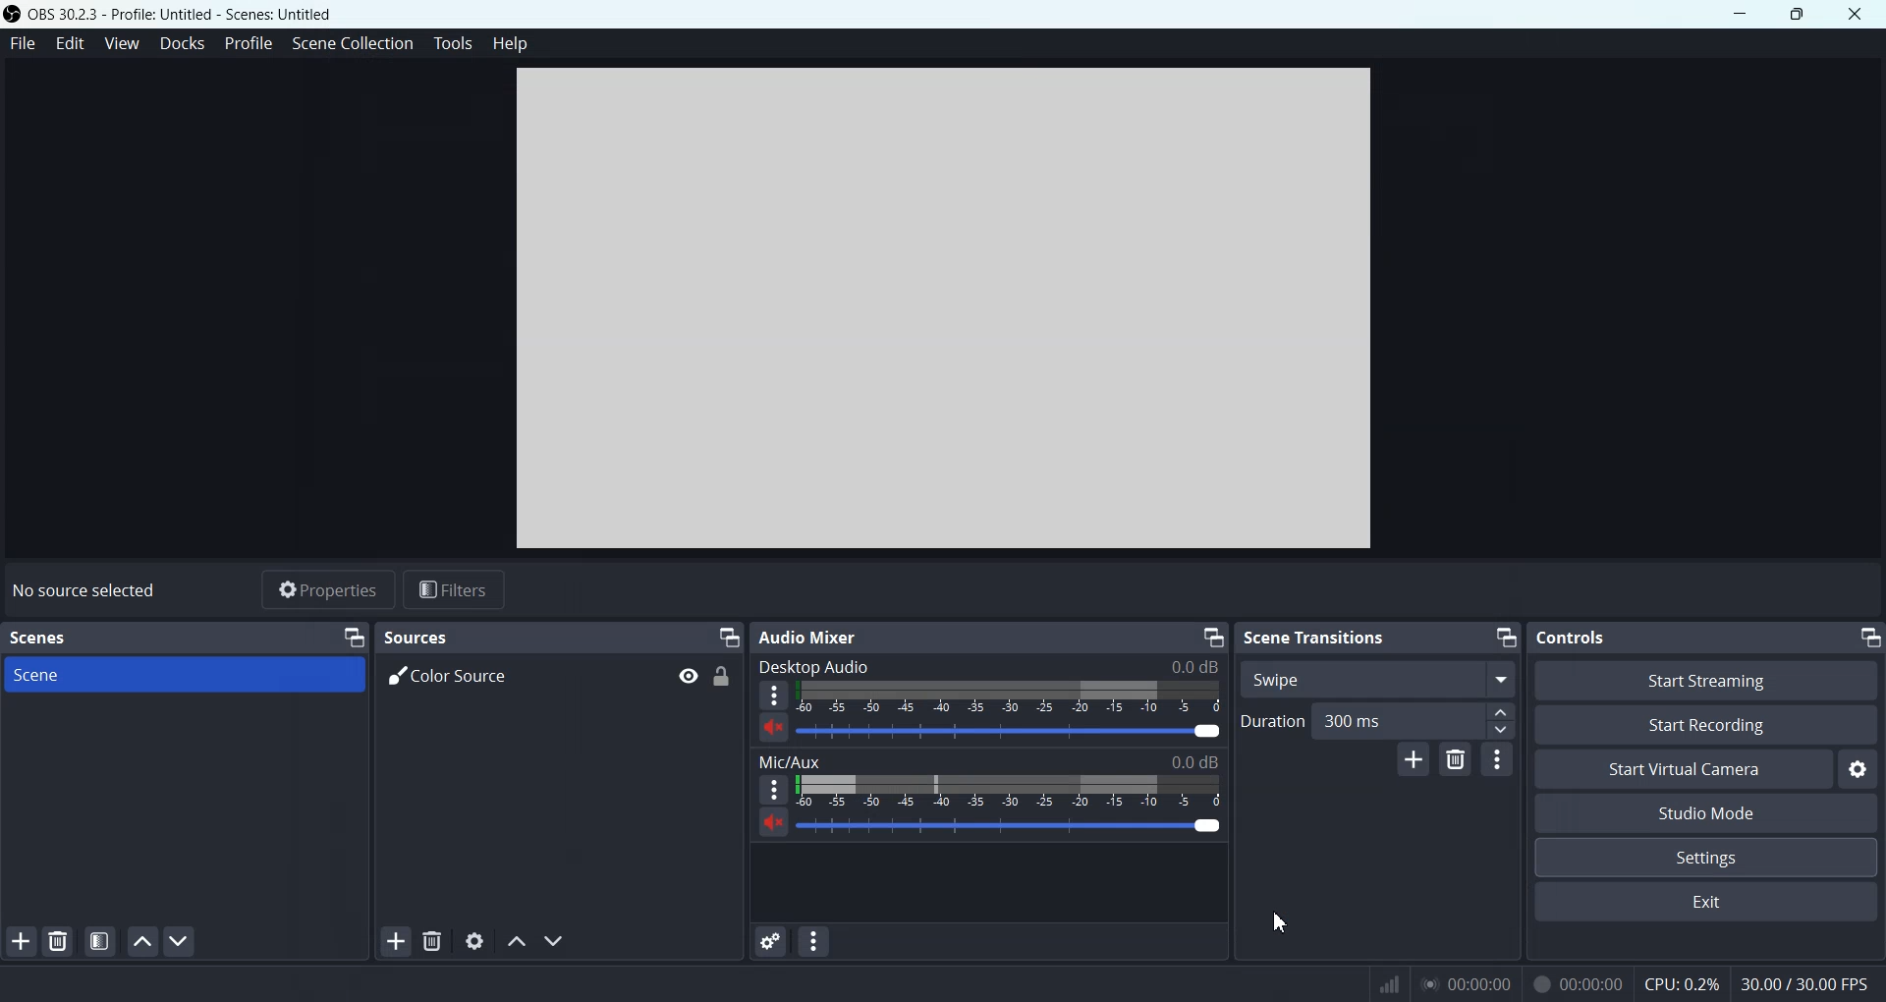 The height and width of the screenshot is (1002, 1886). What do you see at coordinates (553, 941) in the screenshot?
I see `Move source down` at bounding box center [553, 941].